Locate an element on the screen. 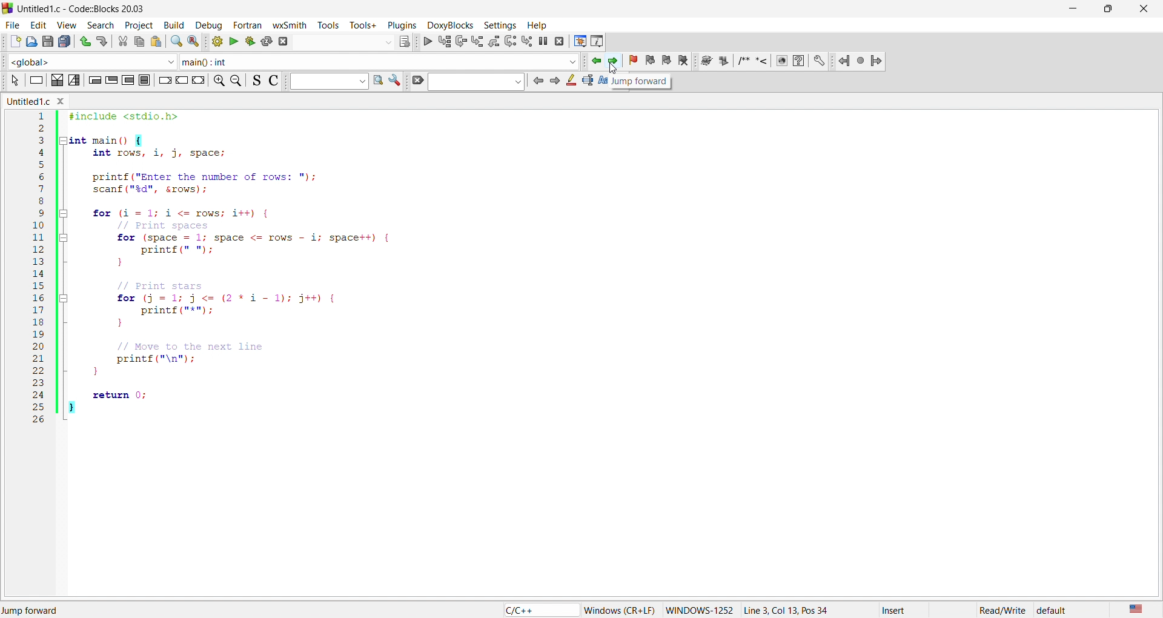 This screenshot has width=1163, height=618. jump forward is located at coordinates (616, 59).